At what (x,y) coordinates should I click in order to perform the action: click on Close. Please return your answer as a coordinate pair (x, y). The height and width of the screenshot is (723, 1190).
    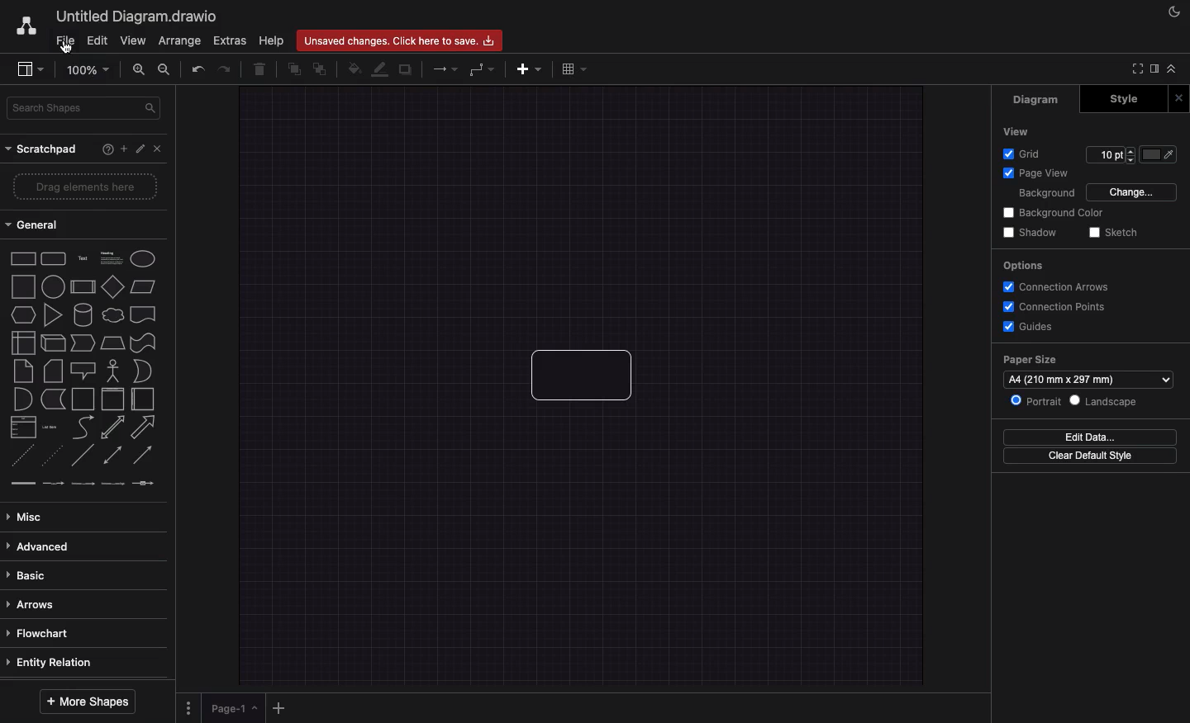
    Looking at the image, I should click on (159, 149).